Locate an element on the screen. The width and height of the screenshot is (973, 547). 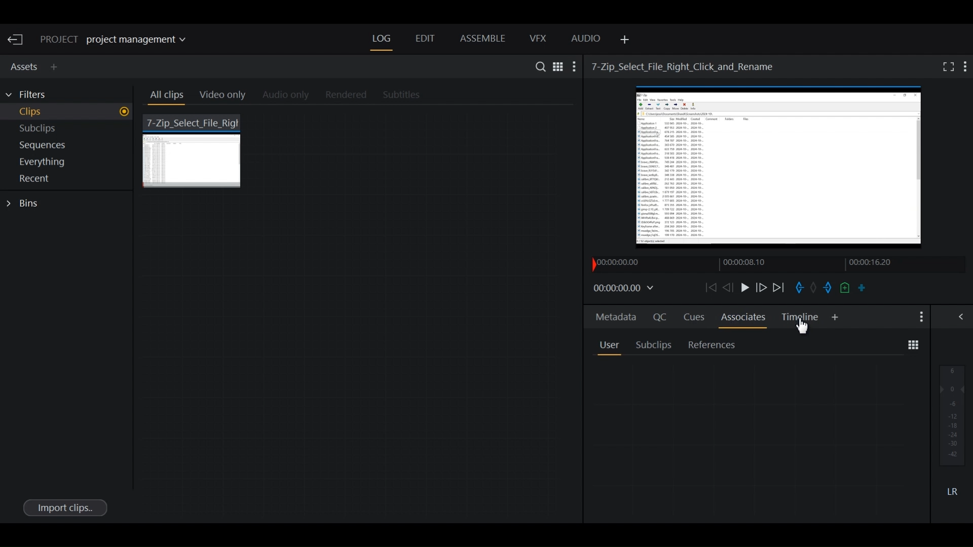
Metadata is located at coordinates (614, 315).